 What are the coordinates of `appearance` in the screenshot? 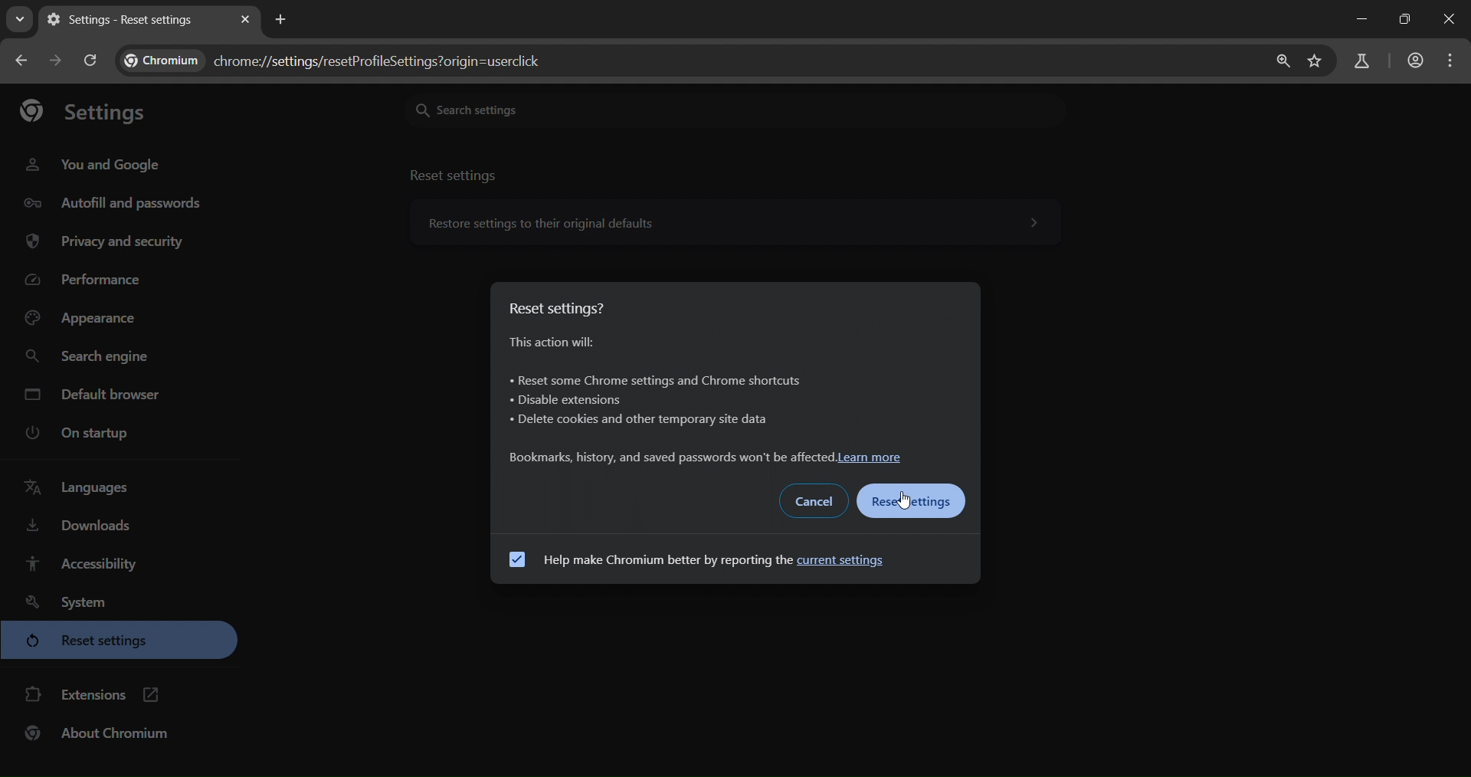 It's located at (83, 317).